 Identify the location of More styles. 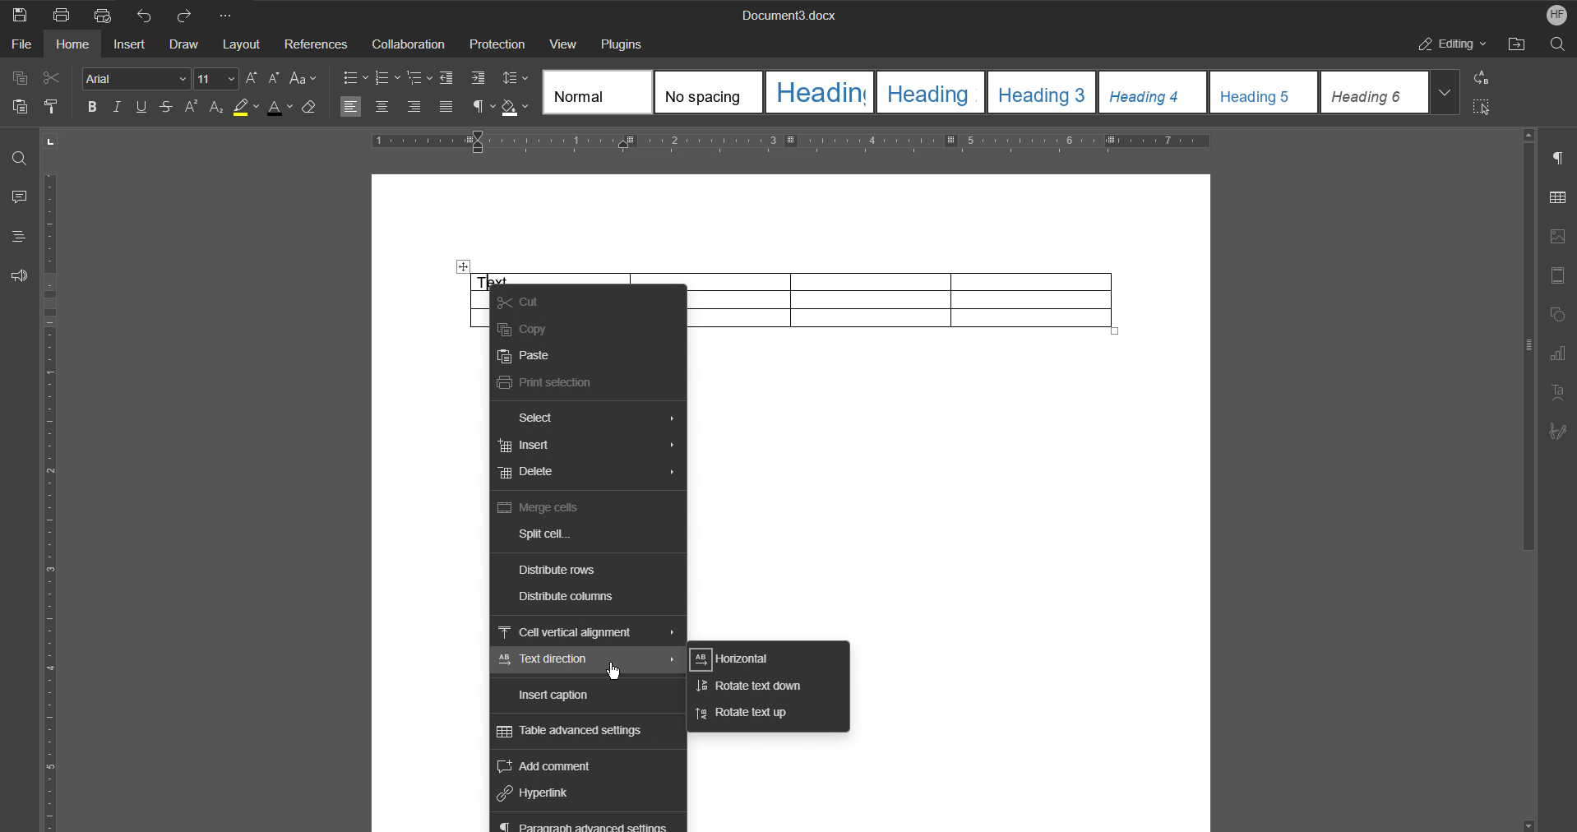
(1446, 92).